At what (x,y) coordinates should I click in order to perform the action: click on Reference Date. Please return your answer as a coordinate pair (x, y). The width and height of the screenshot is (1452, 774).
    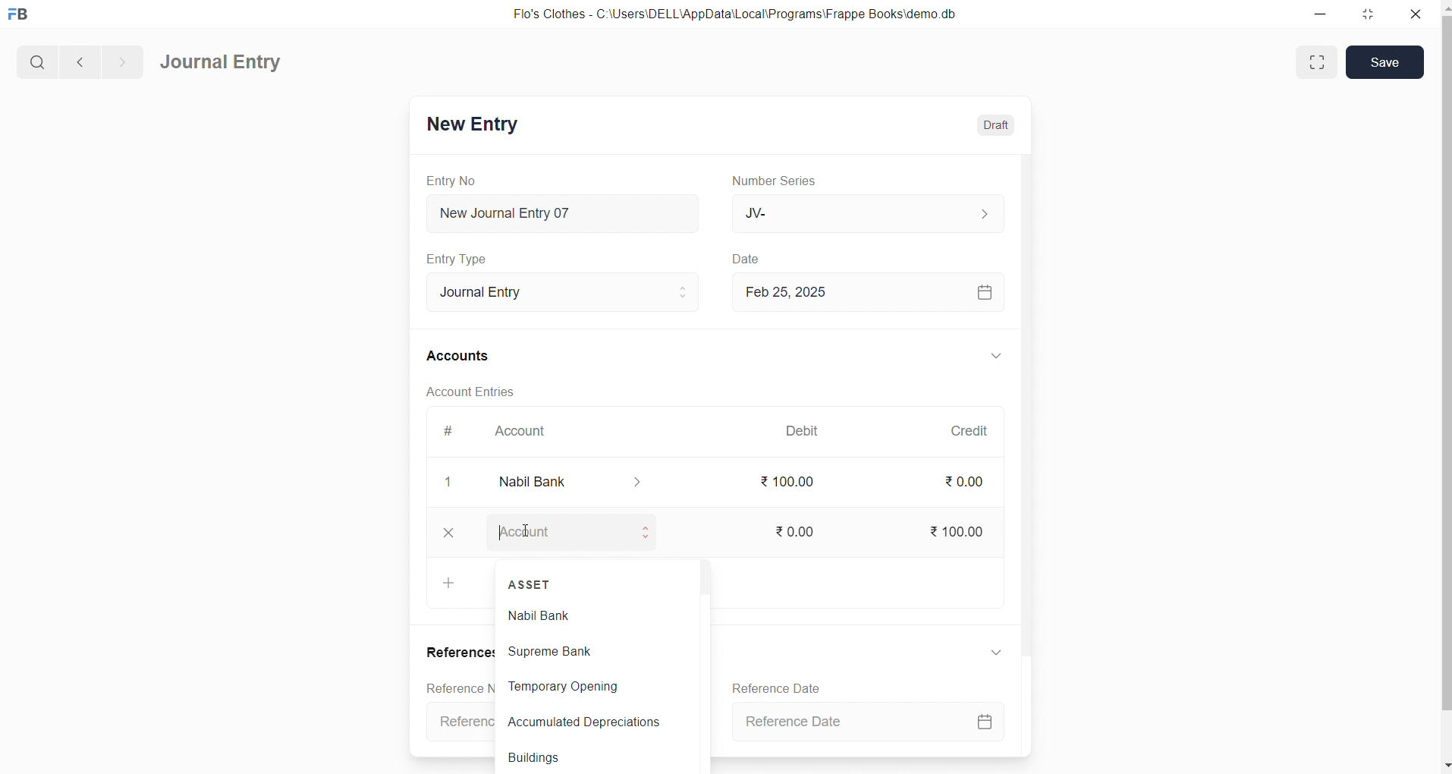
    Looking at the image, I should click on (781, 687).